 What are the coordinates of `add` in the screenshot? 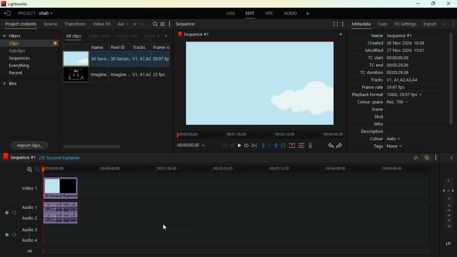 It's located at (340, 35).